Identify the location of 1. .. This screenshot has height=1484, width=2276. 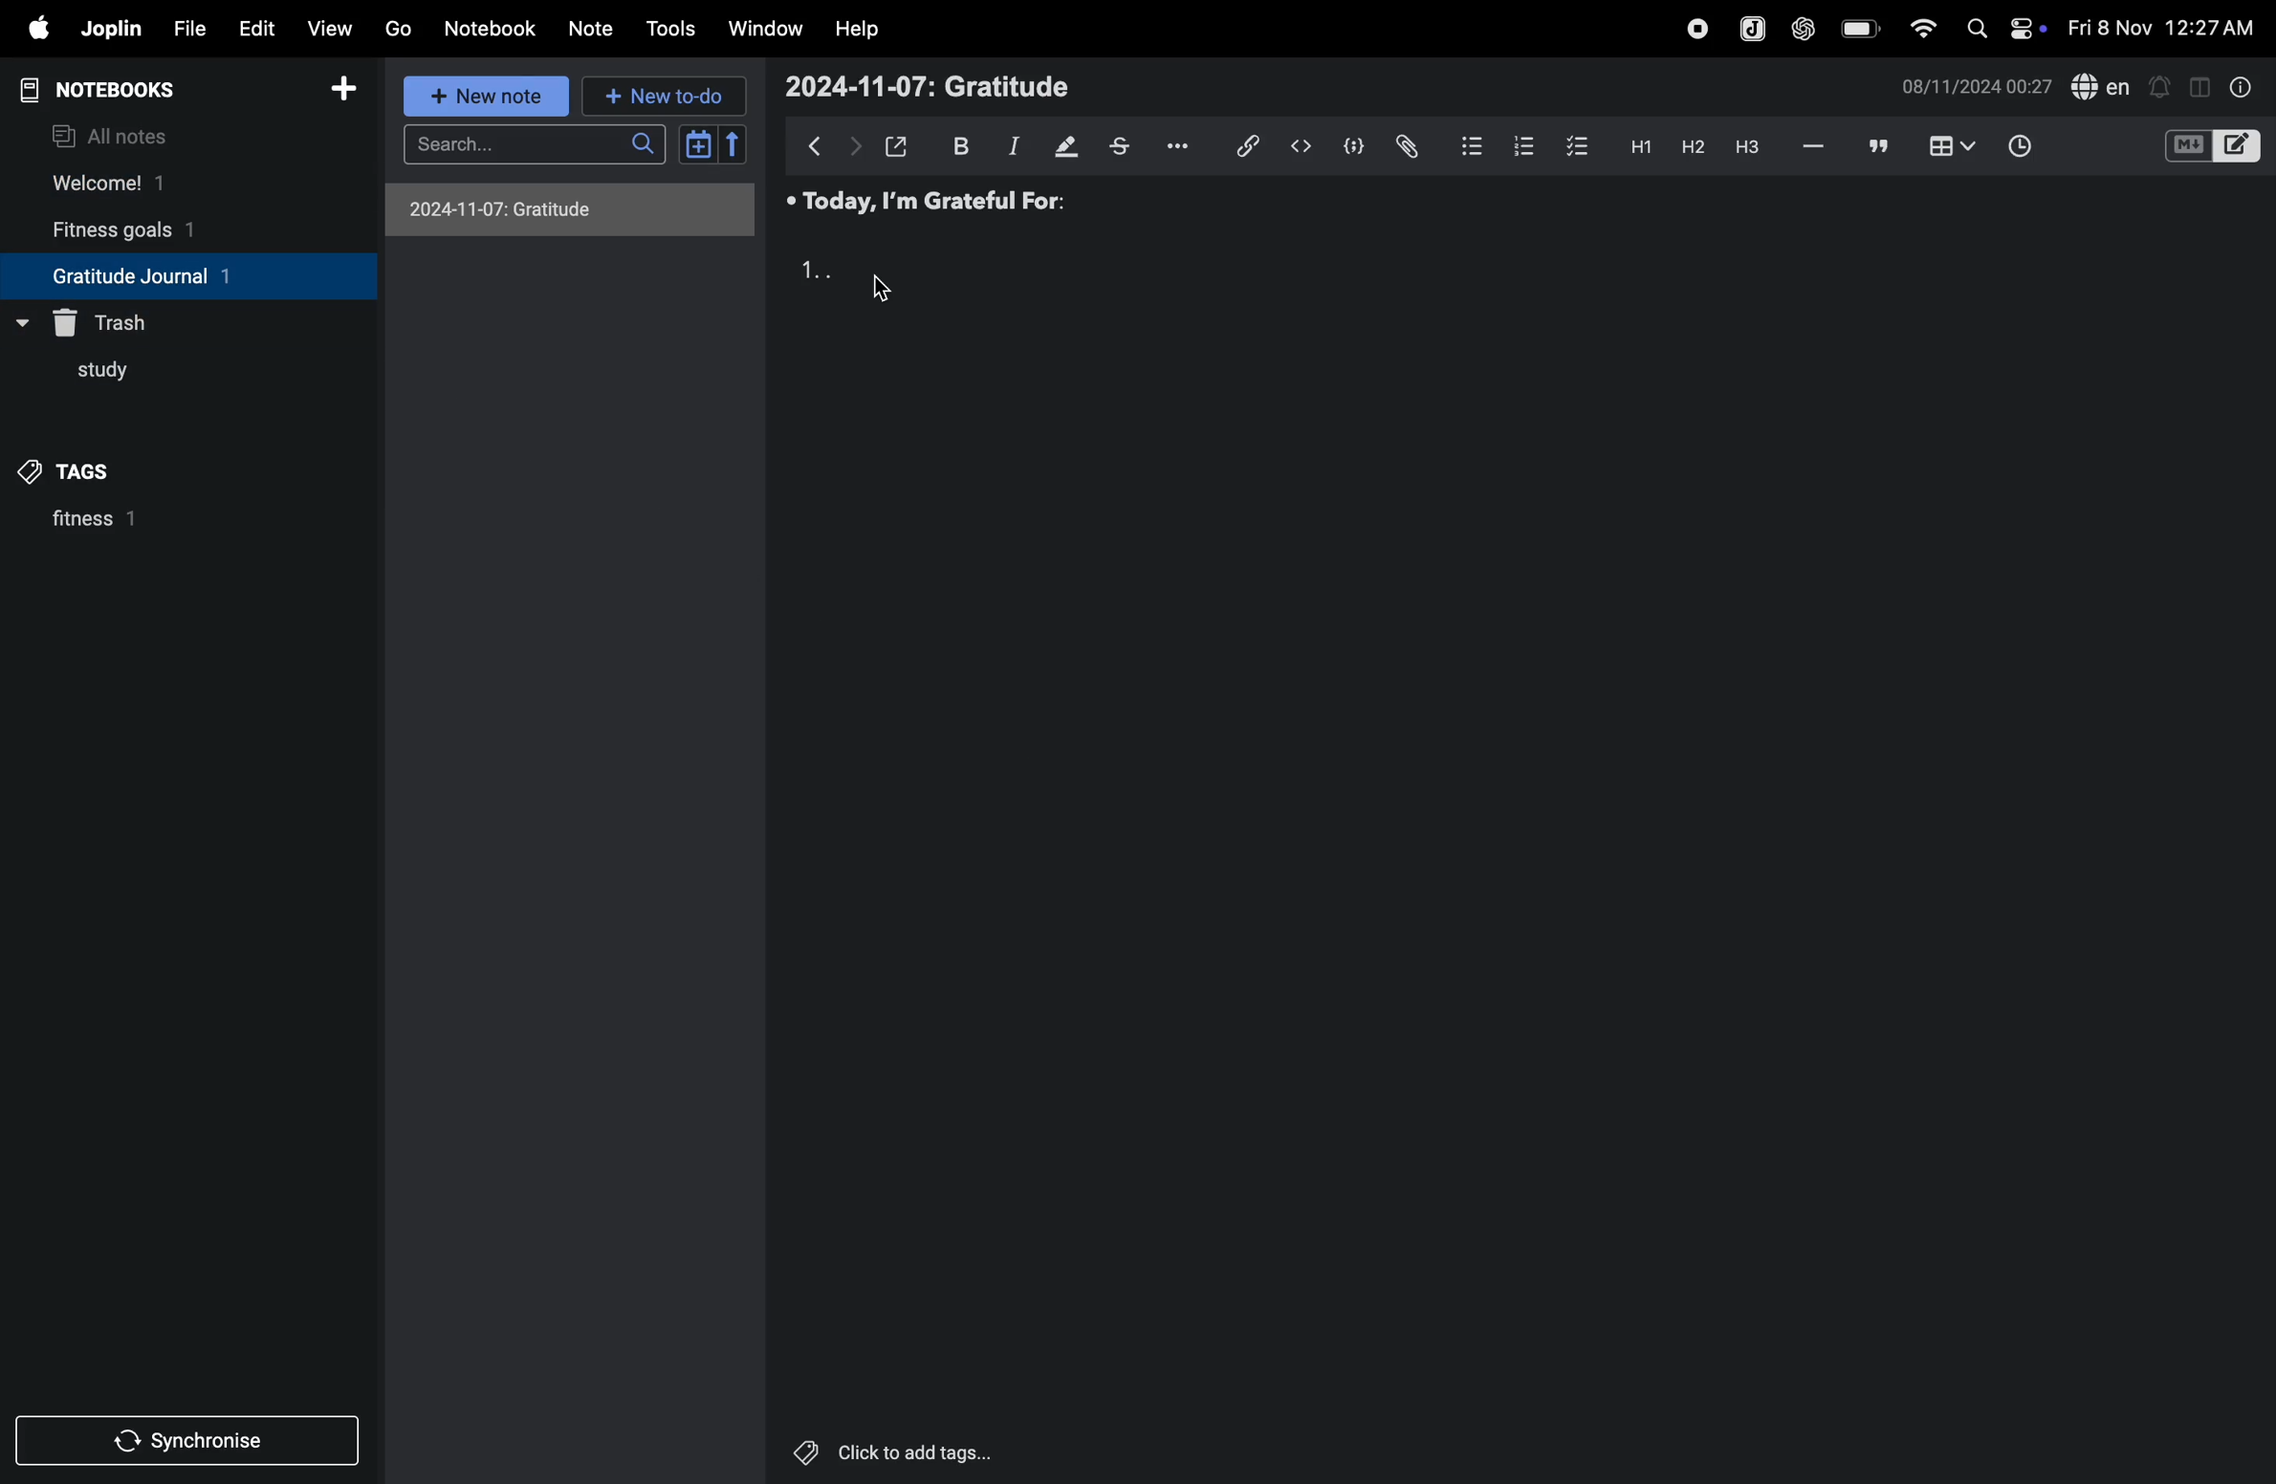
(814, 271).